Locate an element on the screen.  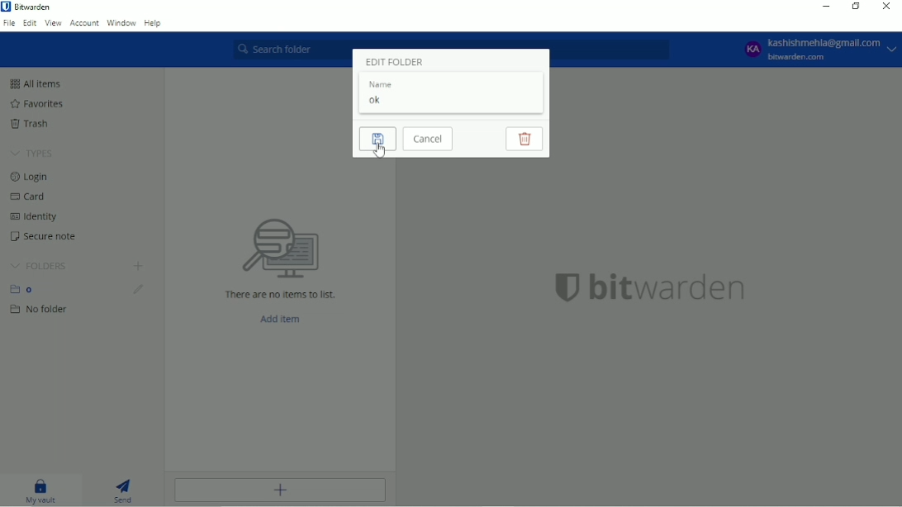
Save is located at coordinates (377, 139).